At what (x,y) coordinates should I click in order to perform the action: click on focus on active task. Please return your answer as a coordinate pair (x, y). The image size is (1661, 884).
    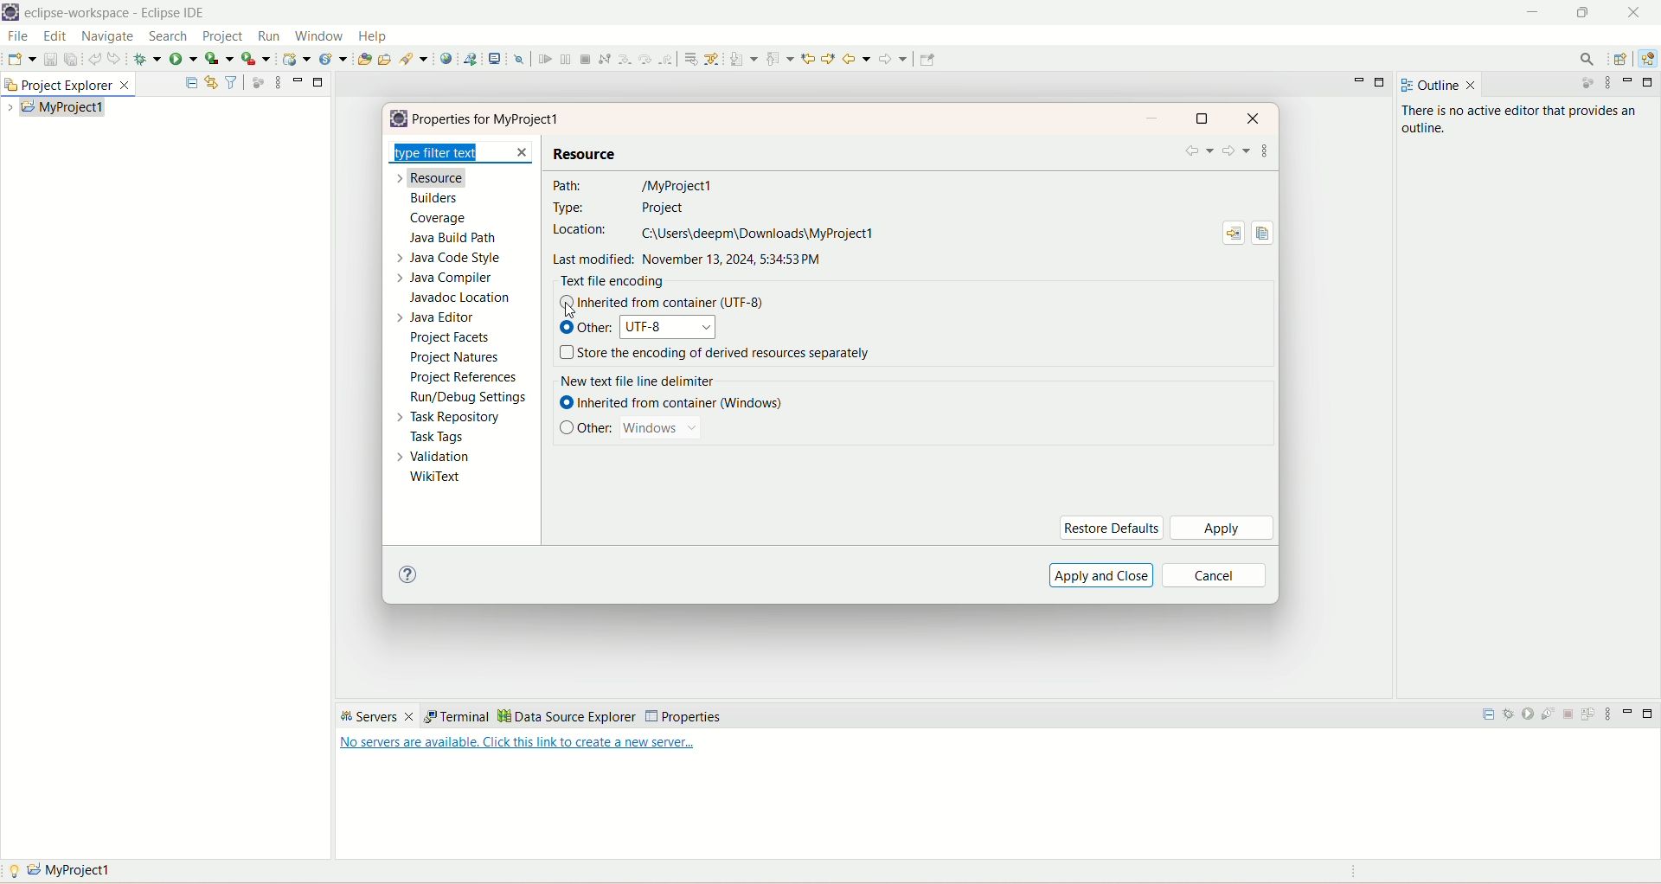
    Looking at the image, I should click on (256, 81).